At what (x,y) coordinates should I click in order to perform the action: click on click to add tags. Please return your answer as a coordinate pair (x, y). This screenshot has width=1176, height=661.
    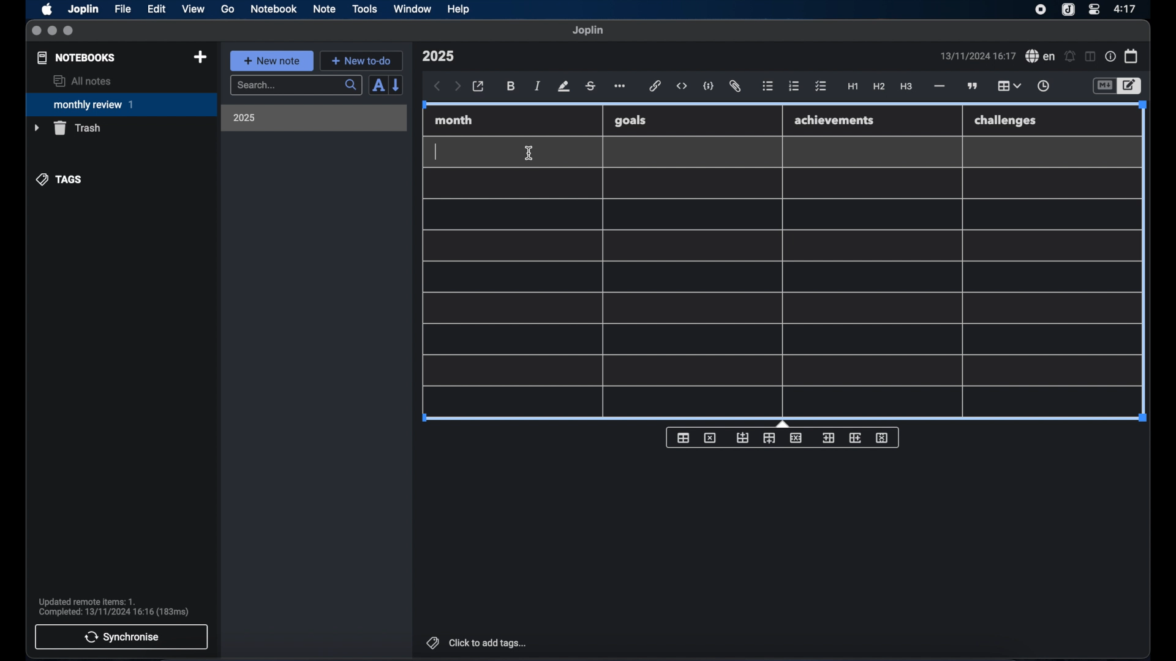
    Looking at the image, I should click on (478, 643).